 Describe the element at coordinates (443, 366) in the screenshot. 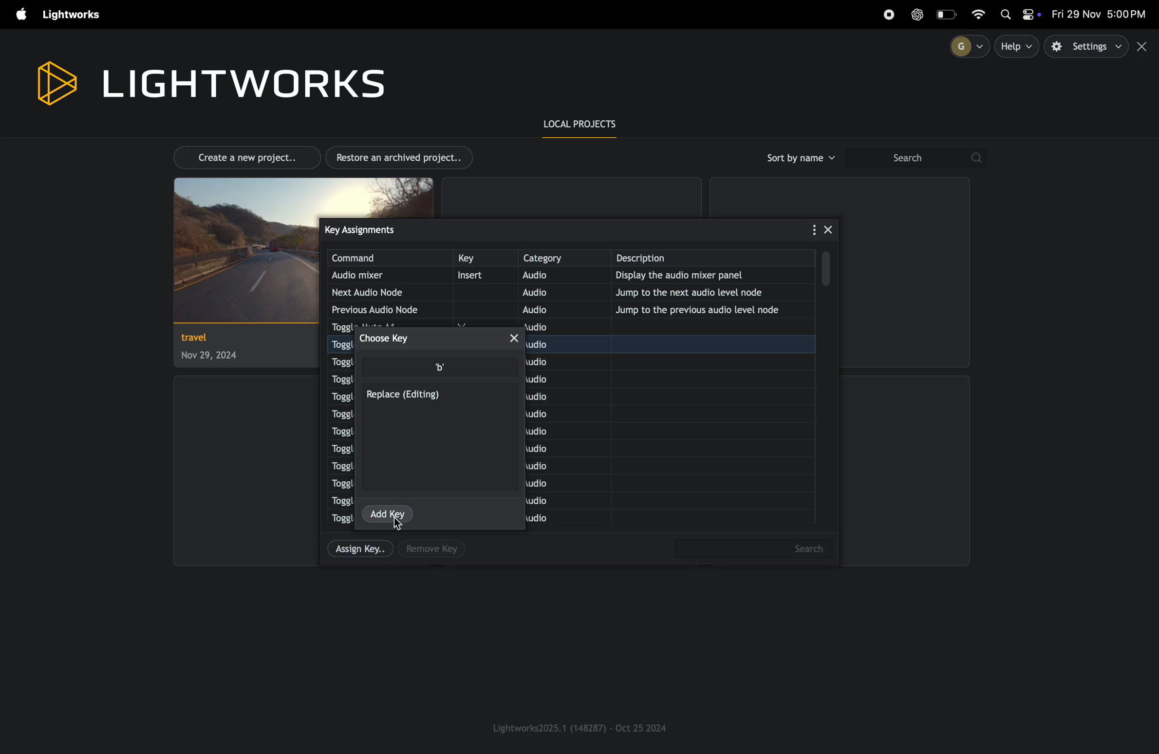

I see `b` at that location.